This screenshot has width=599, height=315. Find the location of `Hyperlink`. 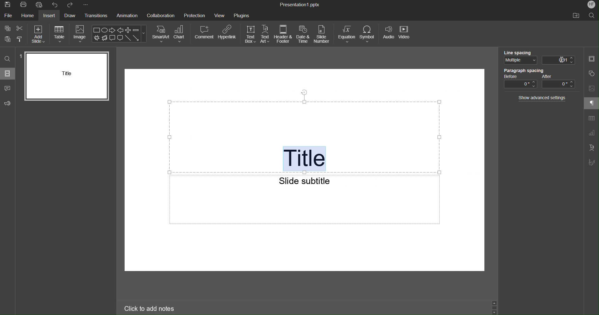

Hyperlink is located at coordinates (228, 33).